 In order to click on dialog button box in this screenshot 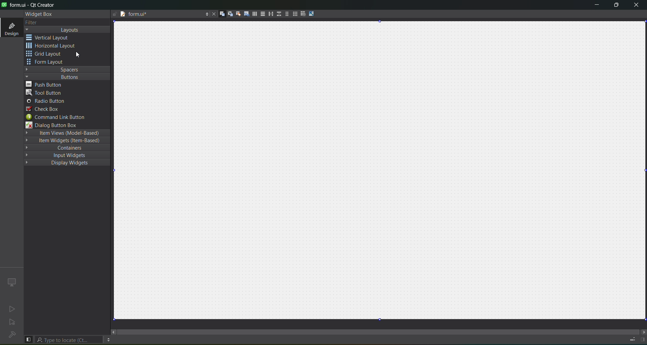, I will do `click(56, 125)`.